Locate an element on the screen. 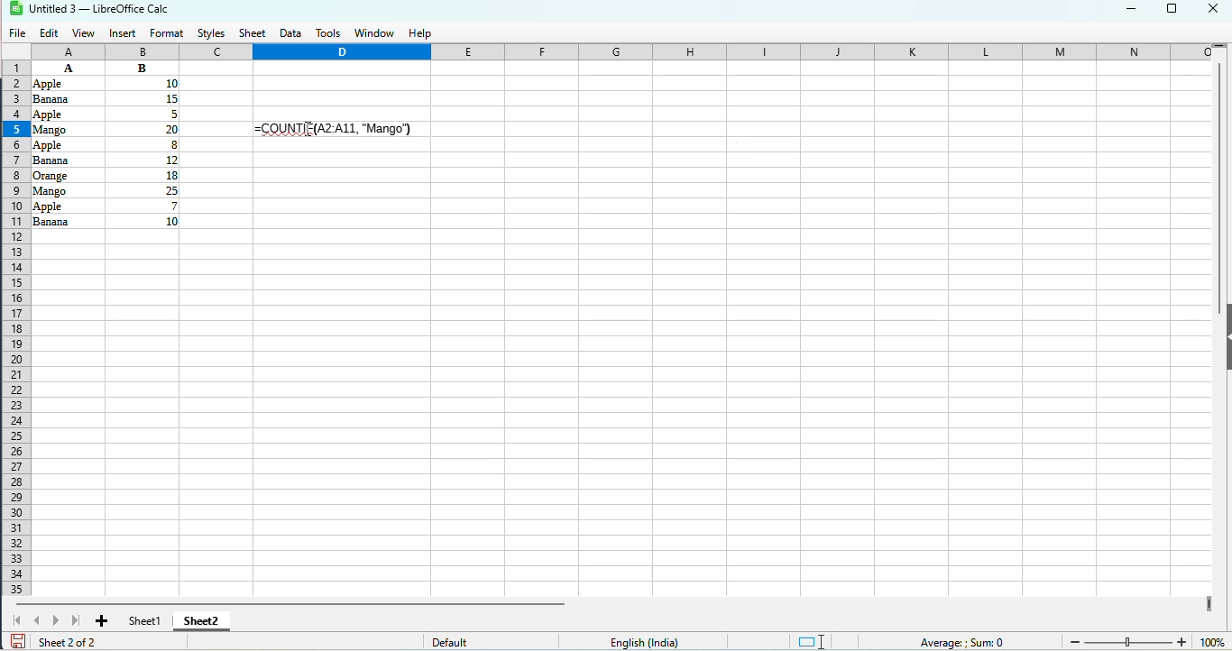 This screenshot has height=651, width=1232. sheet 2 of 2 is located at coordinates (66, 642).